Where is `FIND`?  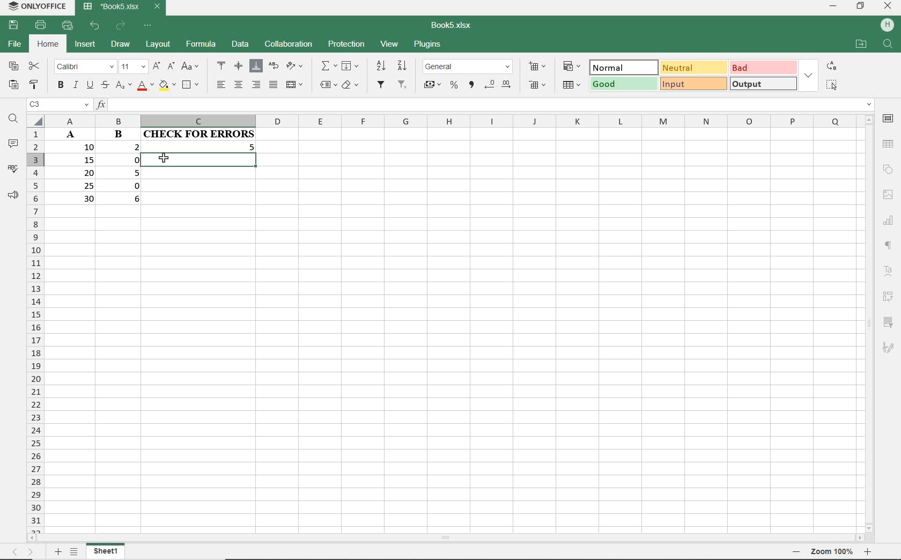
FIND is located at coordinates (888, 45).